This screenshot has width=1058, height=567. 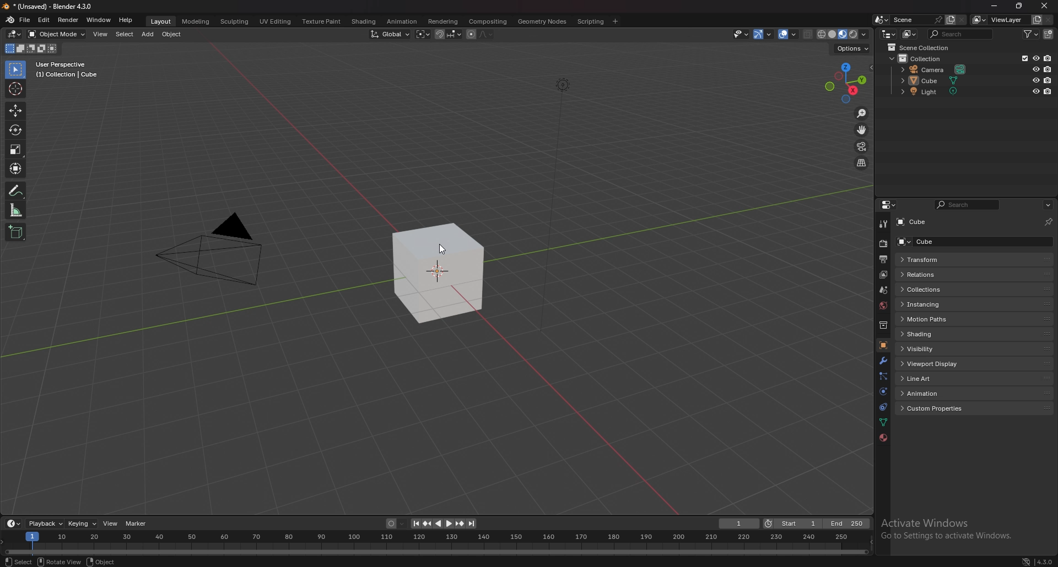 What do you see at coordinates (1049, 20) in the screenshot?
I see `remove view layer` at bounding box center [1049, 20].